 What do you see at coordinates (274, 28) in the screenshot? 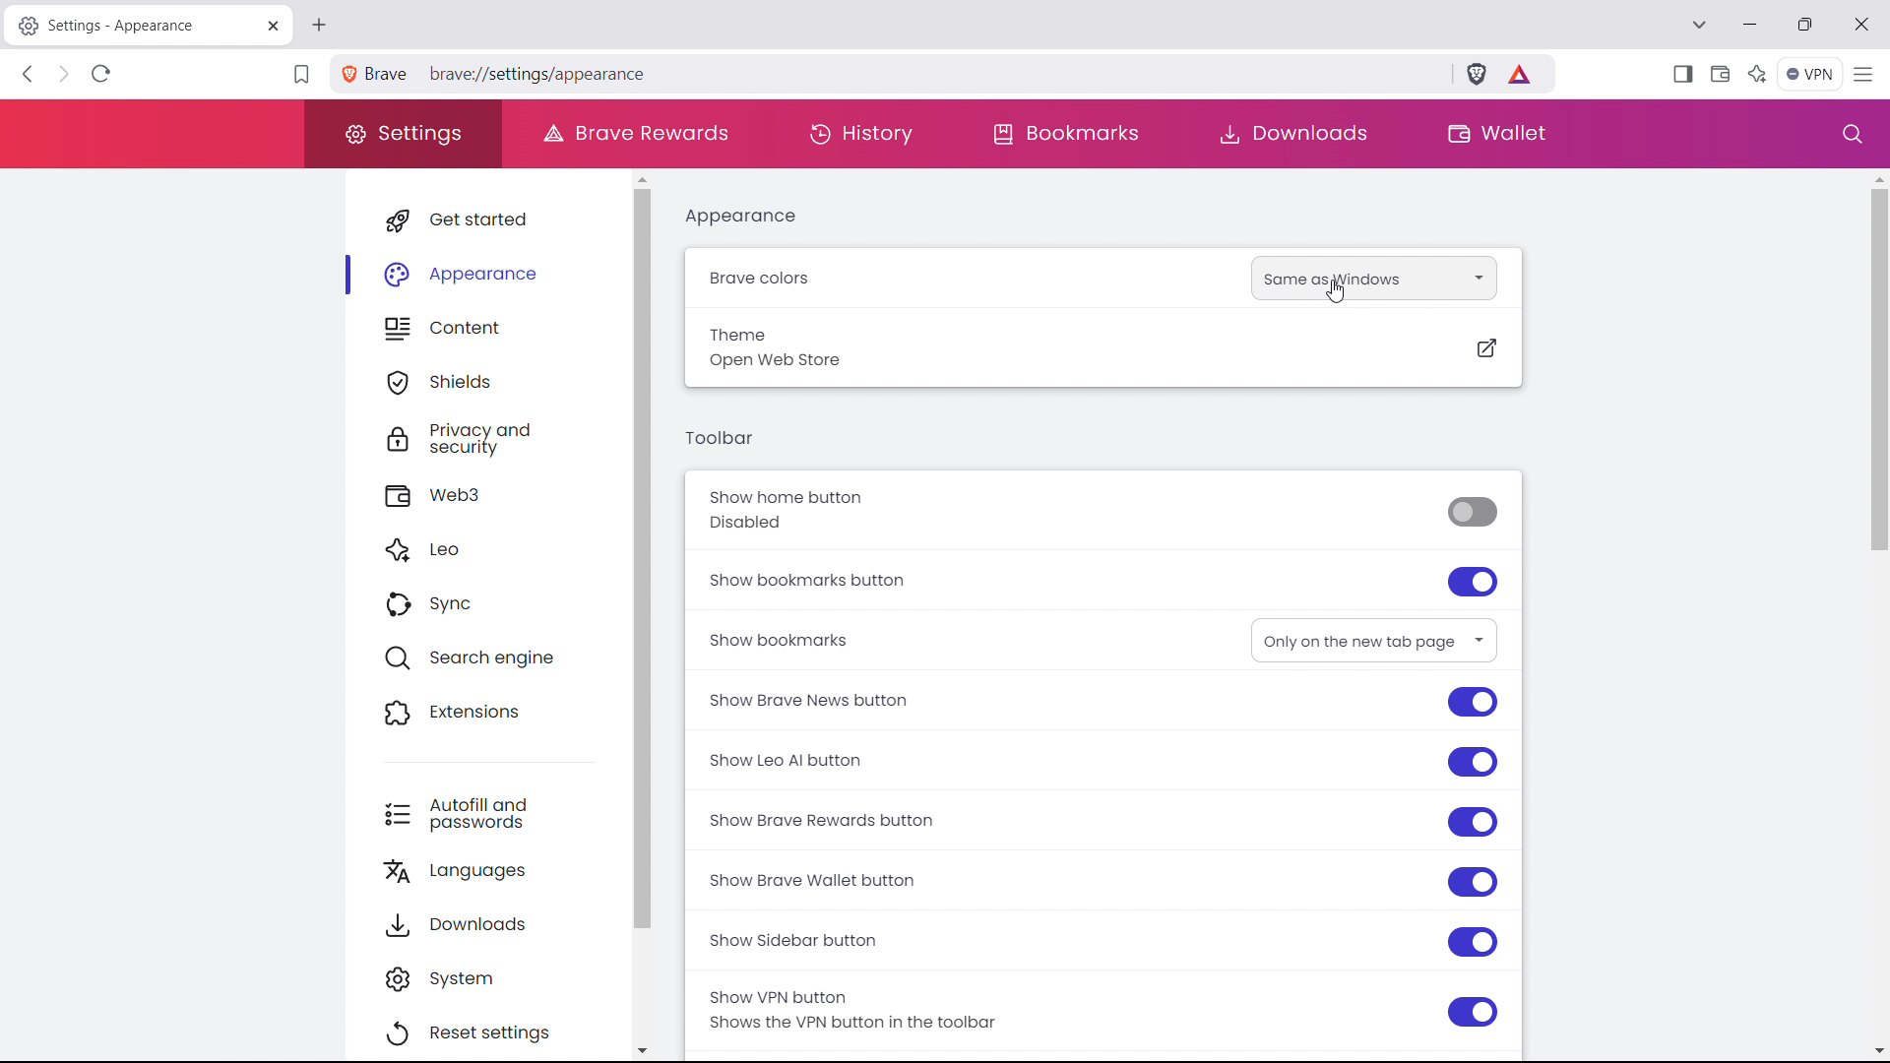
I see `close tab` at bounding box center [274, 28].